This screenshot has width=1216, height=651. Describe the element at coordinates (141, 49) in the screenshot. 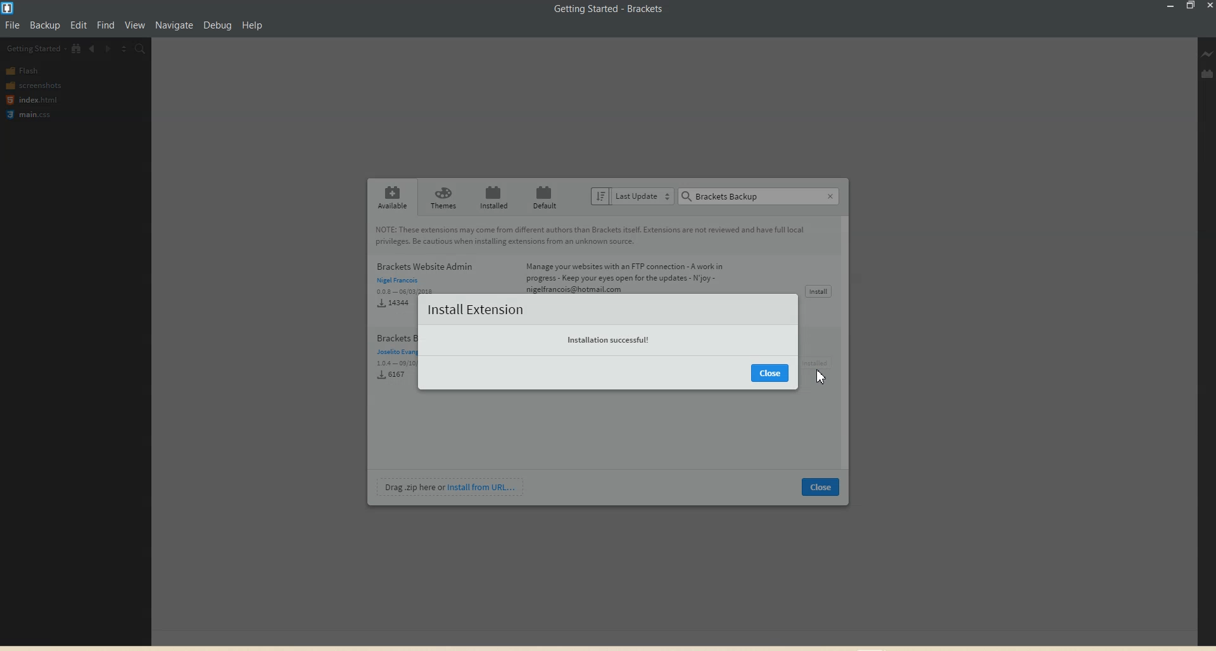

I see `Find in files` at that location.